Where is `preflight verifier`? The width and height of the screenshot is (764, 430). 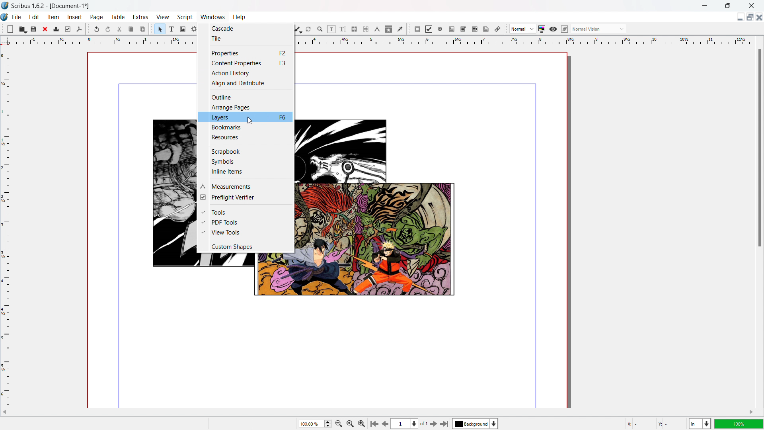 preflight verifier is located at coordinates (246, 197).